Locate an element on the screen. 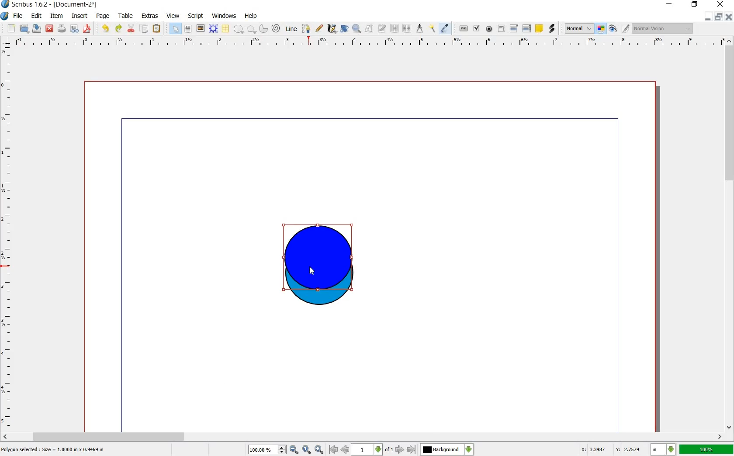 Image resolution: width=734 pixels, height=456 pixels. cursor is located at coordinates (314, 272).